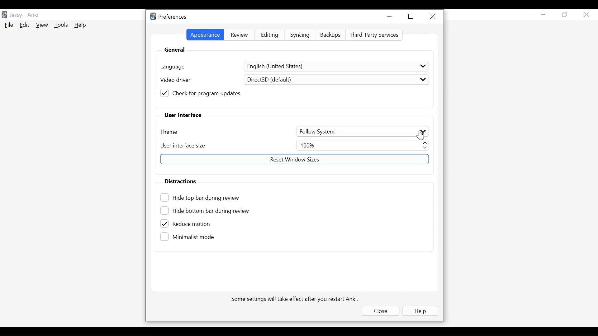  Describe the element at coordinates (420, 311) in the screenshot. I see `Help` at that location.